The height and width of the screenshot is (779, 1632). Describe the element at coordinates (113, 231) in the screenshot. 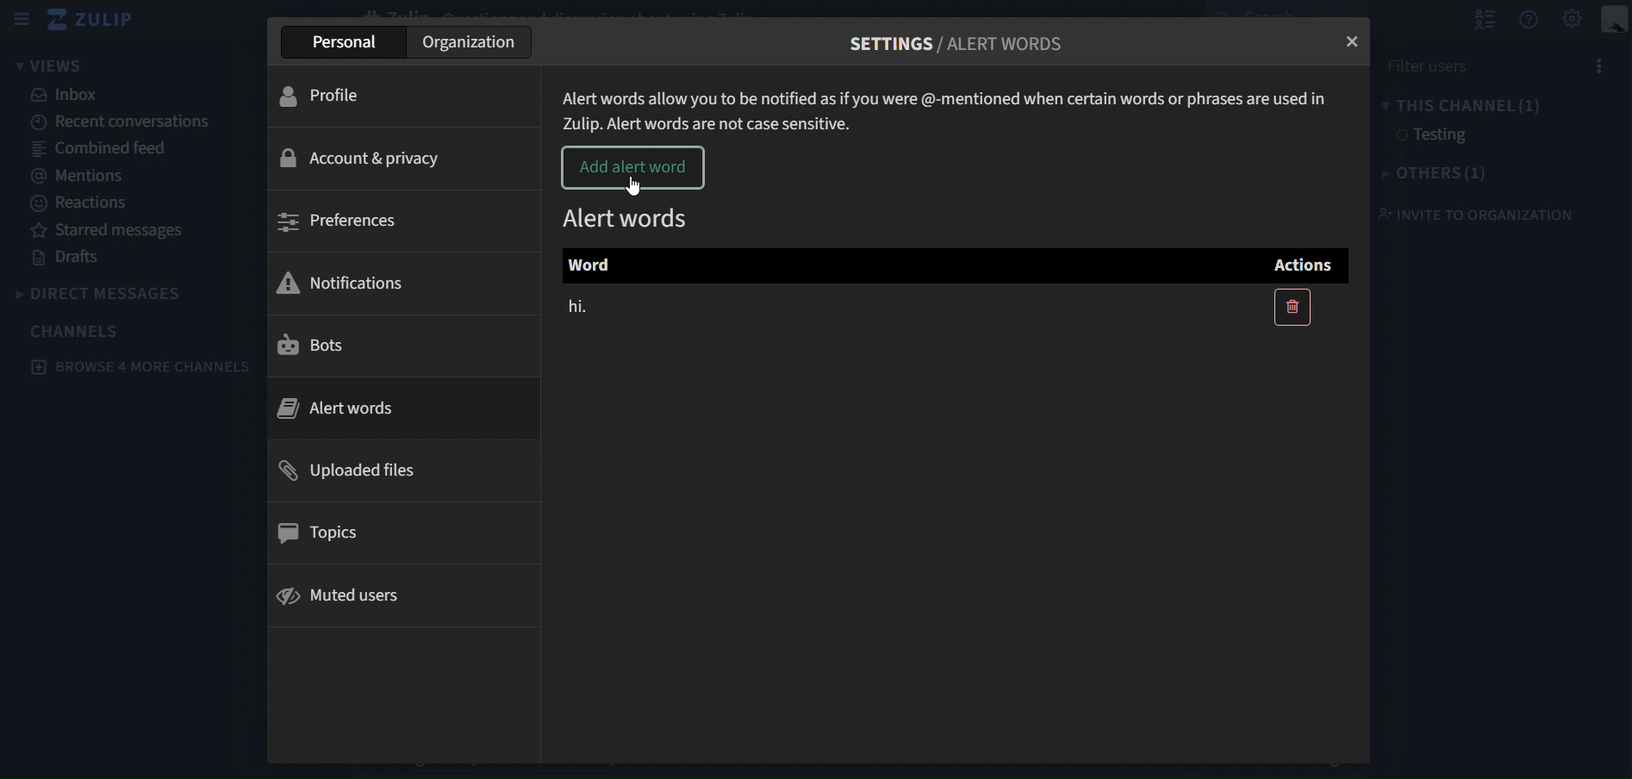

I see `starredmessages` at that location.